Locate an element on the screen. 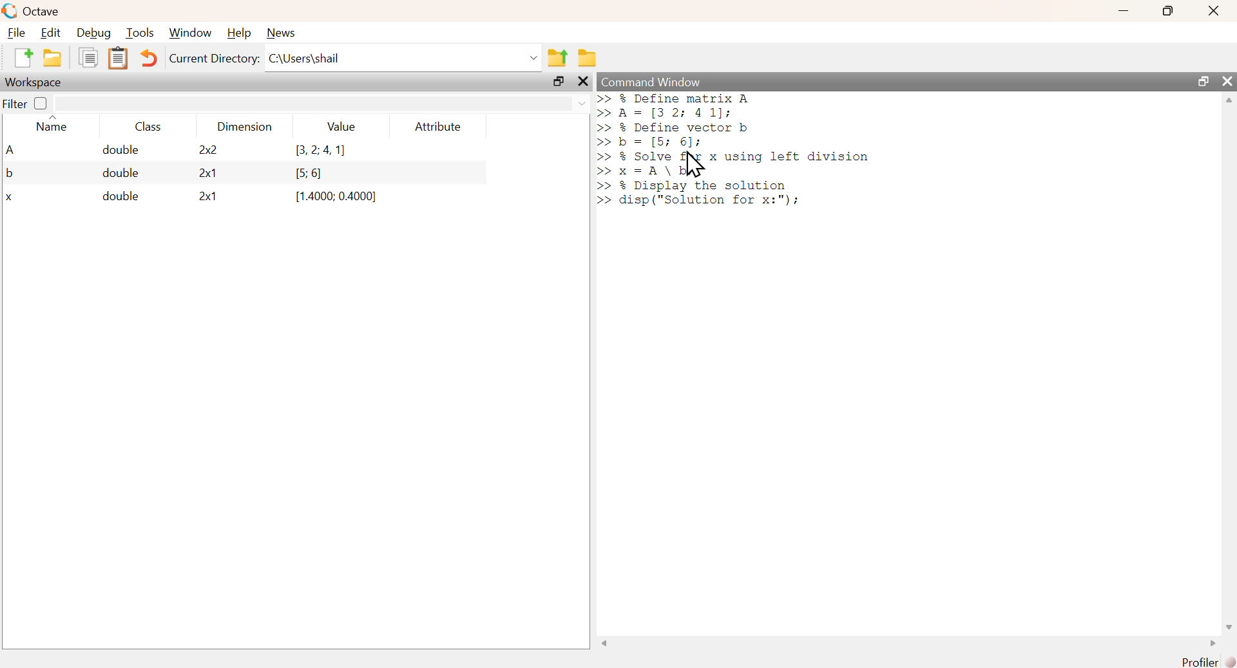  current directory is located at coordinates (214, 60).